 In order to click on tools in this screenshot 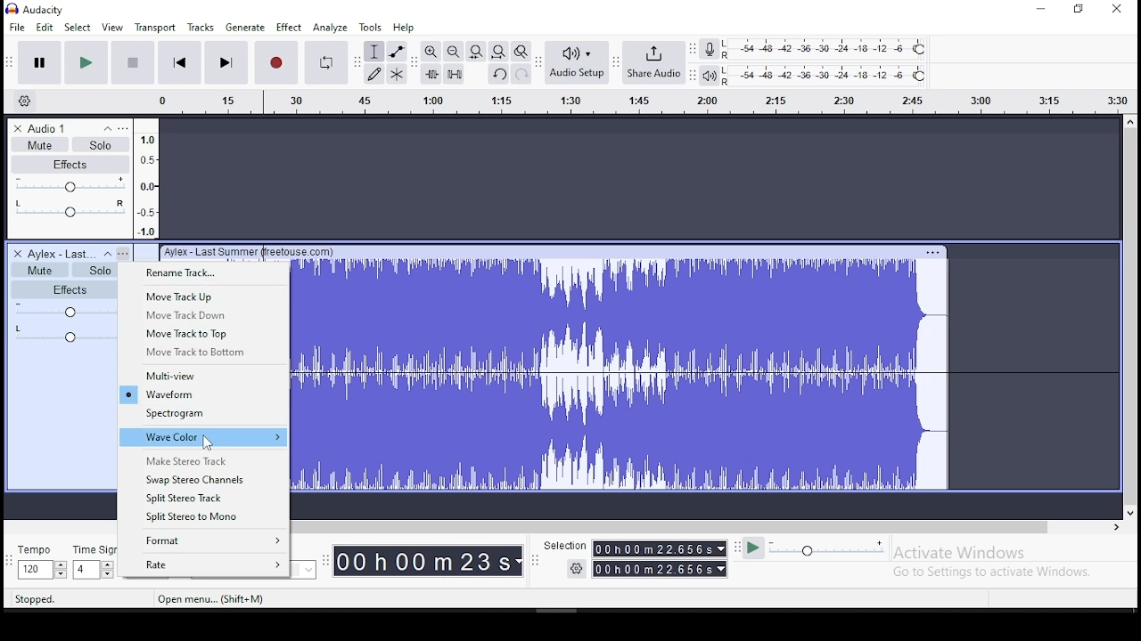, I will do `click(370, 28)`.